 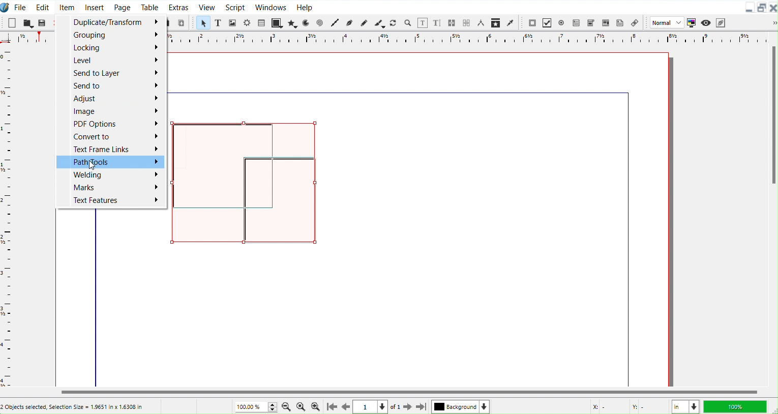 I want to click on Edit text with story editor, so click(x=438, y=23).